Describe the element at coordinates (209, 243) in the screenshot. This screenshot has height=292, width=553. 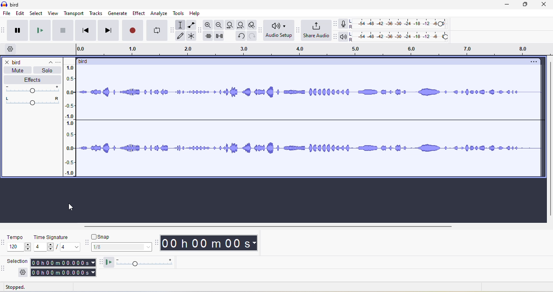
I see `timer` at that location.